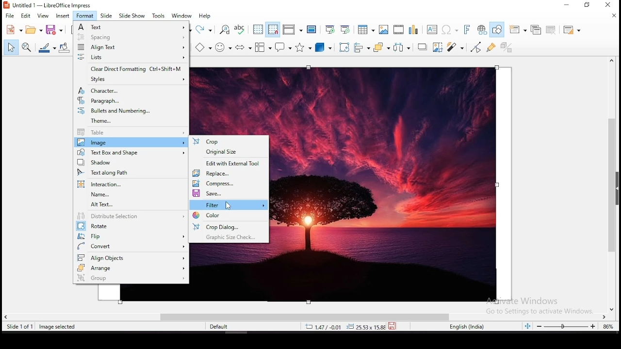  I want to click on slide 1 of 1, so click(21, 327).